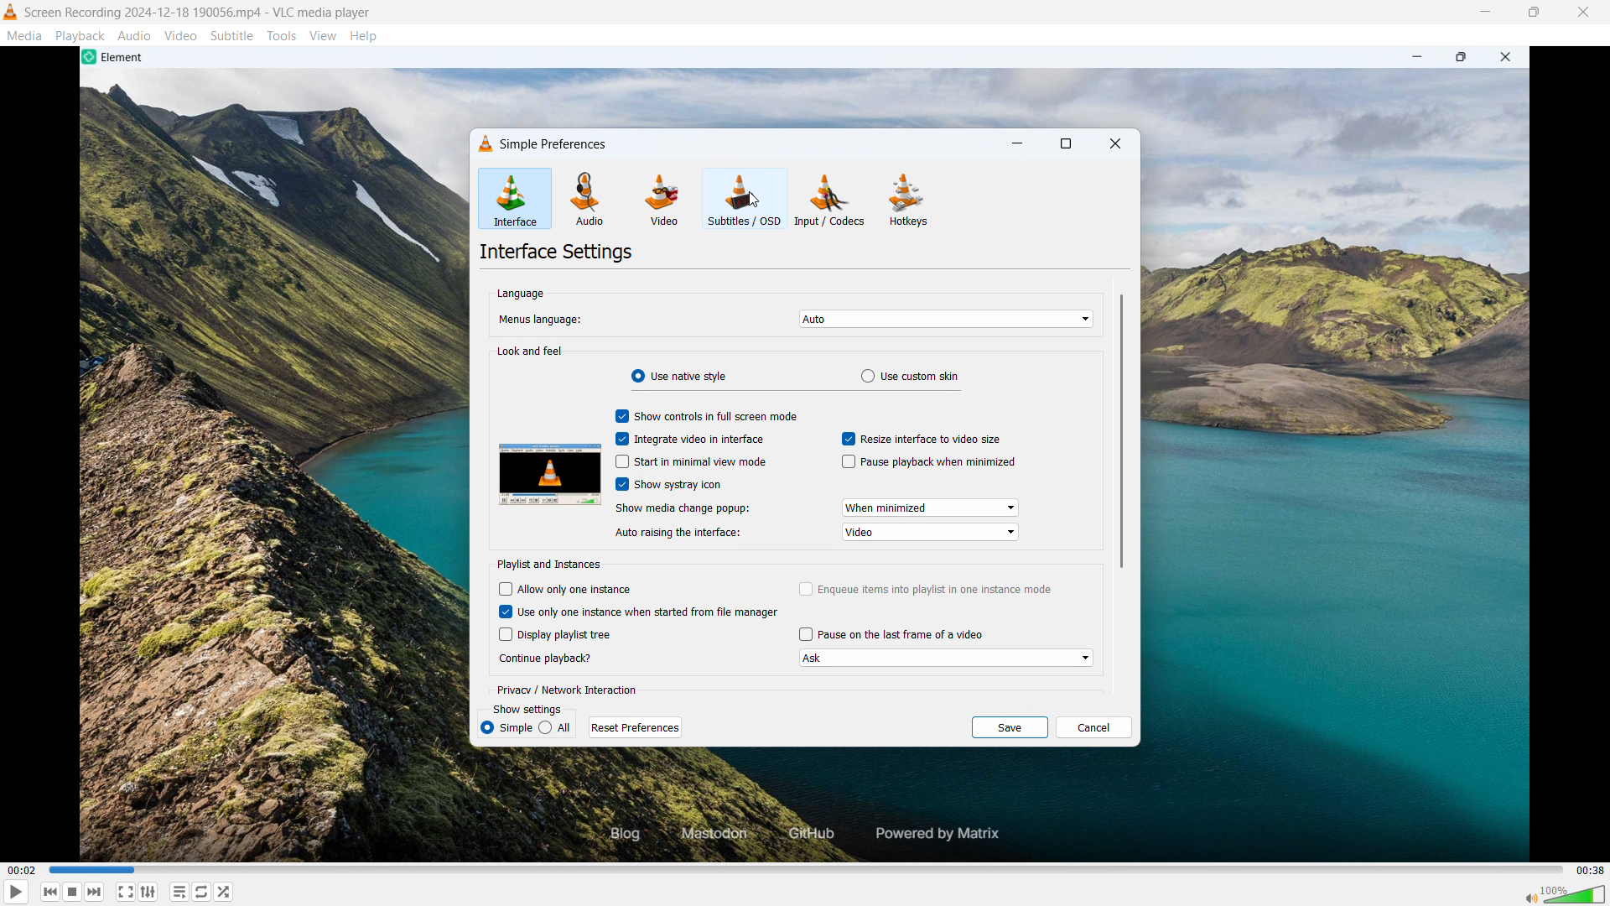 Image resolution: width=1610 pixels, height=906 pixels. Describe the element at coordinates (891, 634) in the screenshot. I see `pause on the last frame of a video` at that location.